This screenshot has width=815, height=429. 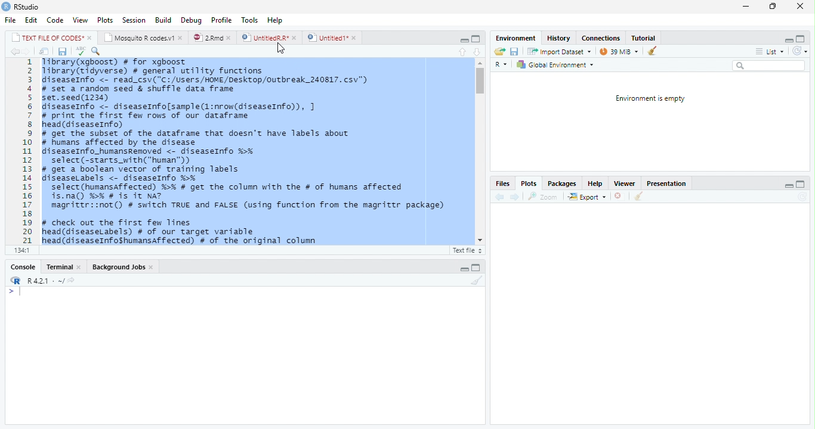 What do you see at coordinates (544, 195) in the screenshot?
I see `Zoom` at bounding box center [544, 195].